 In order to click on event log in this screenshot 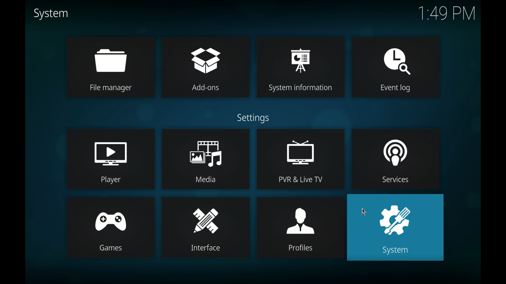, I will do `click(396, 67)`.